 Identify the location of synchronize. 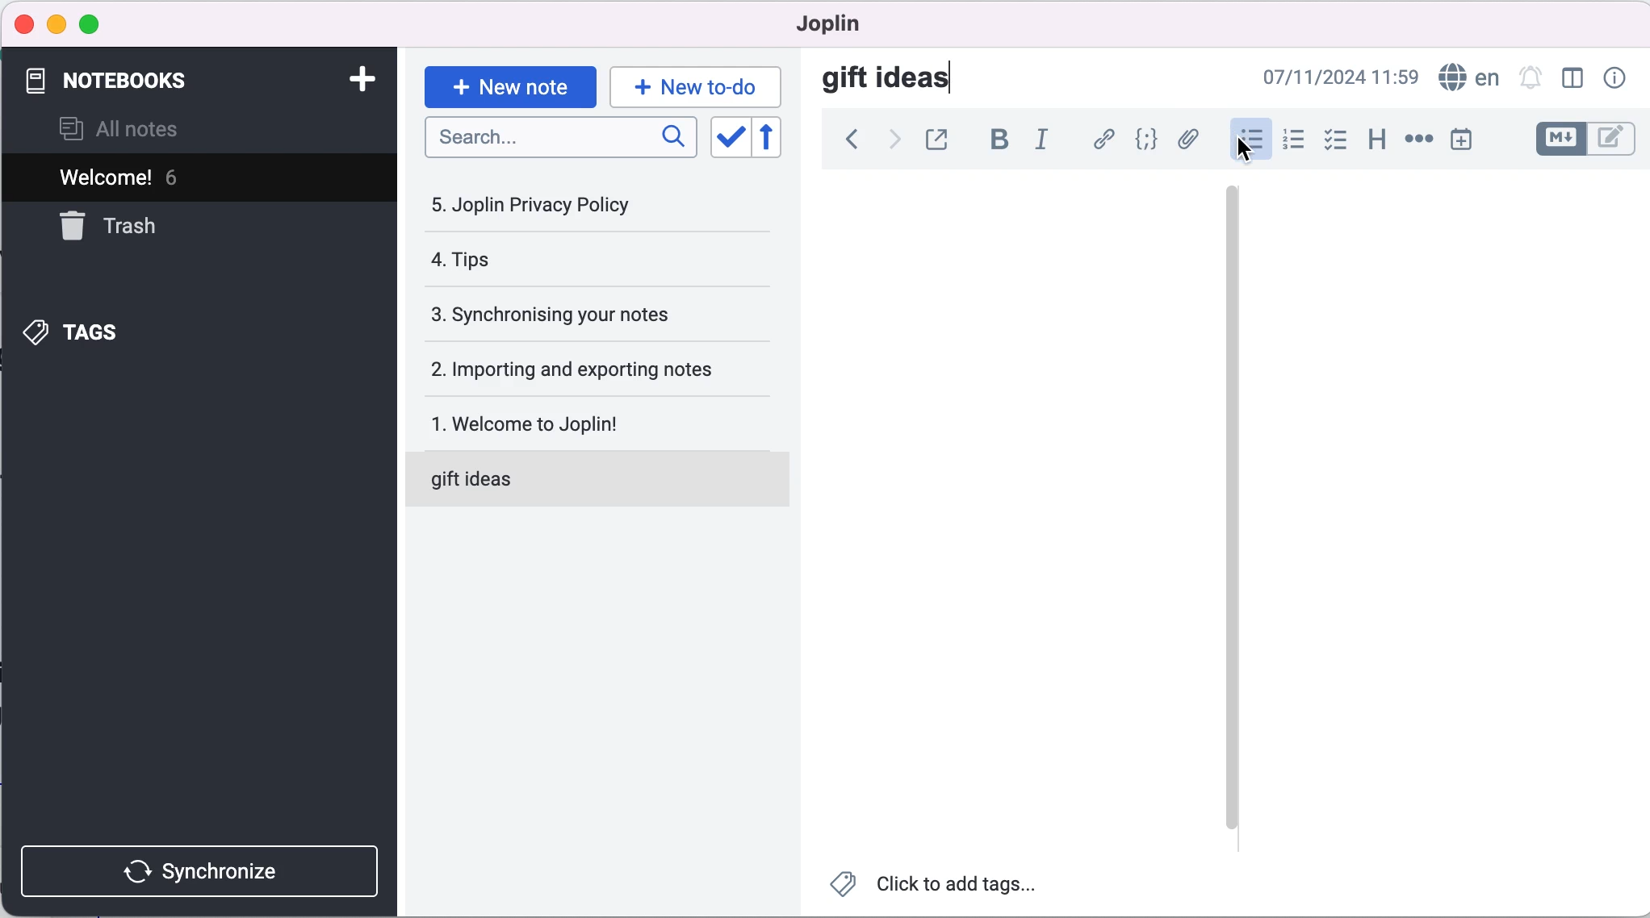
(198, 868).